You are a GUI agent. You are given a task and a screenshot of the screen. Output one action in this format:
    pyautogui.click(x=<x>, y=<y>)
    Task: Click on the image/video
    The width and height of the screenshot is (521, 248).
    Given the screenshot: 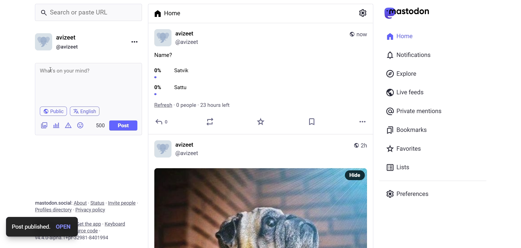 What is the action you would take?
    pyautogui.click(x=43, y=126)
    